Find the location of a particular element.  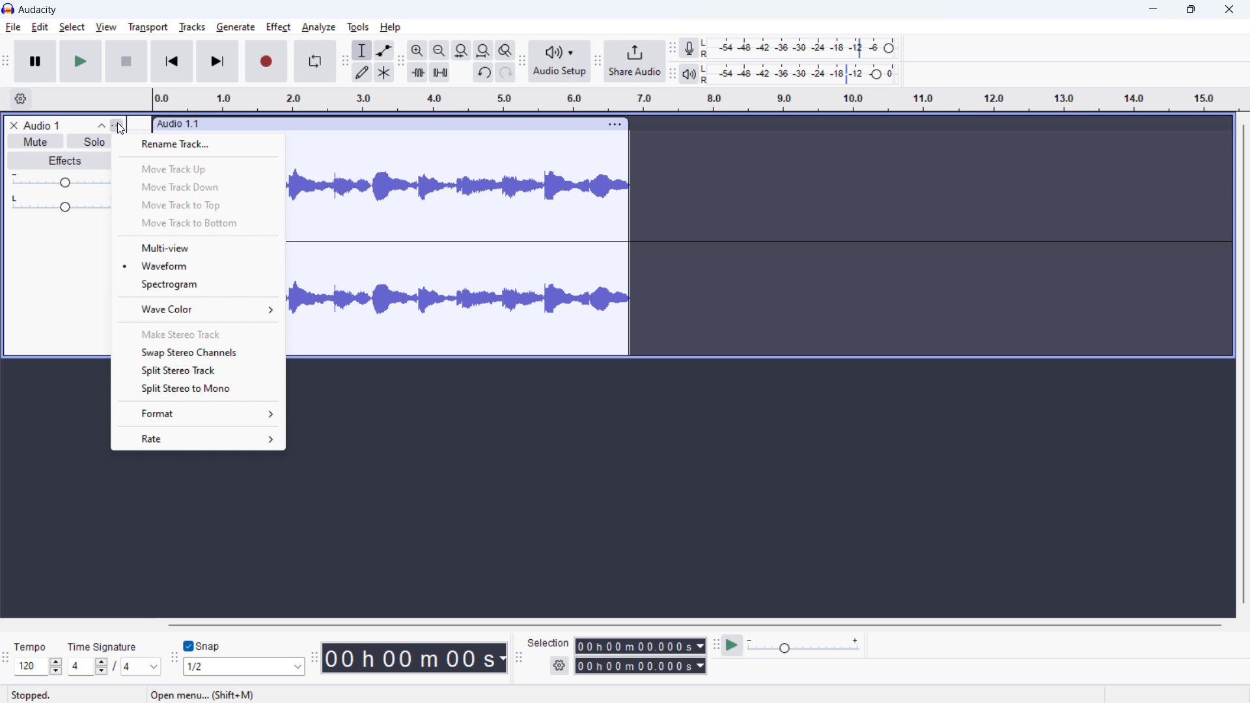

vertical scrollbar is located at coordinates (1244, 364).